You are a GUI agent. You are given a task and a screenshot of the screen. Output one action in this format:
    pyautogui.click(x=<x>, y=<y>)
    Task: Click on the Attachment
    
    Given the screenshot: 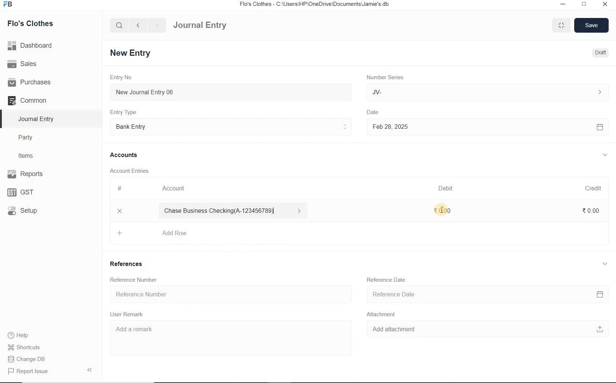 What is the action you would take?
    pyautogui.click(x=383, y=315)
    